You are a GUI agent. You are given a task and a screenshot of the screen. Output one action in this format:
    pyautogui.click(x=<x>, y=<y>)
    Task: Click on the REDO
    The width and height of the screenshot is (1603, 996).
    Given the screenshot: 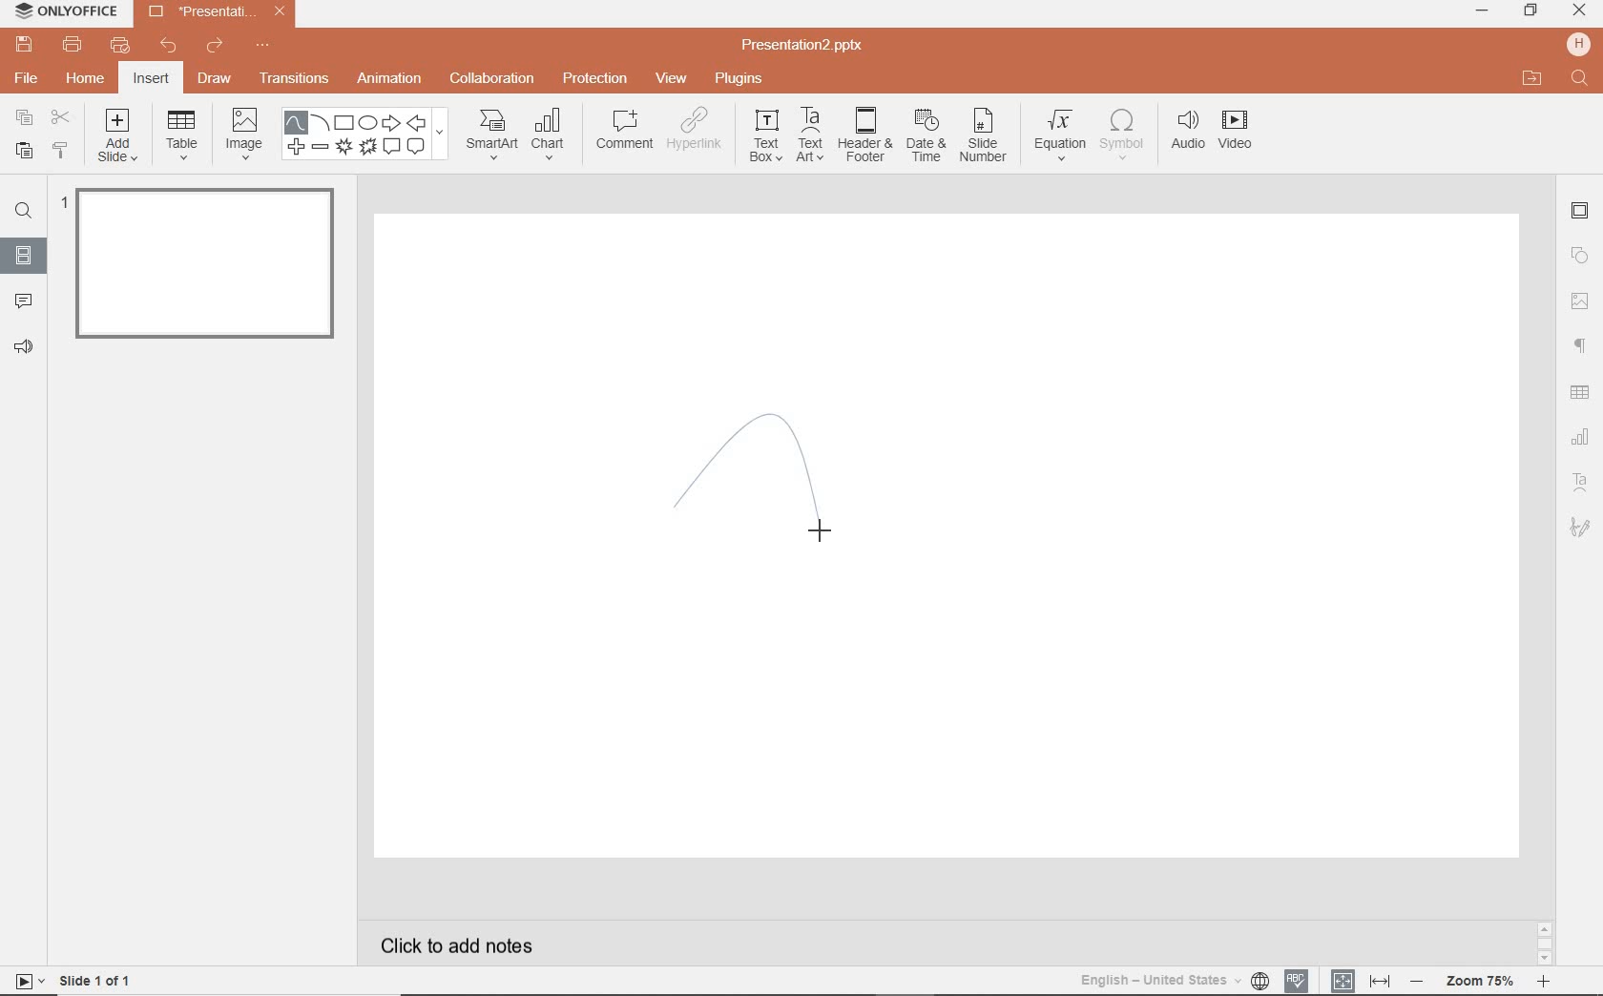 What is the action you would take?
    pyautogui.click(x=215, y=47)
    